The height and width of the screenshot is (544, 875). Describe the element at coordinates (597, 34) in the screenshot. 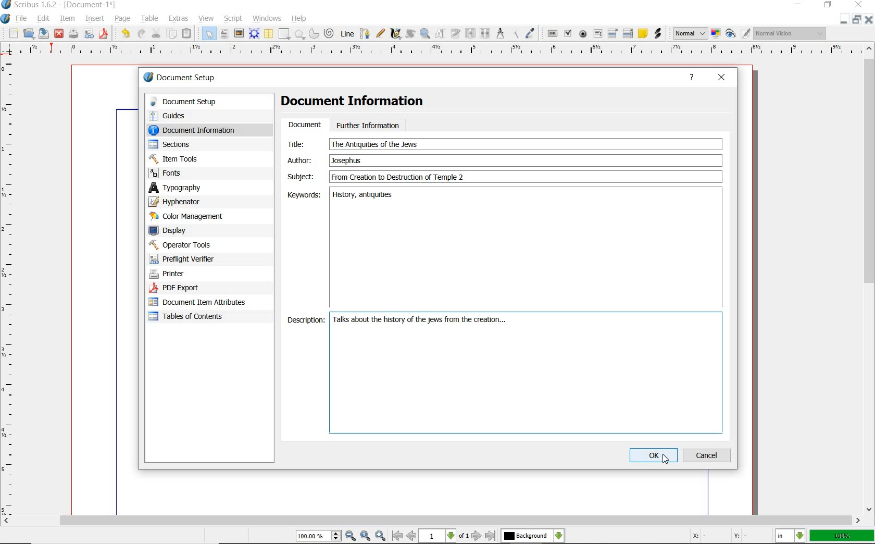

I see `pdf text field` at that location.